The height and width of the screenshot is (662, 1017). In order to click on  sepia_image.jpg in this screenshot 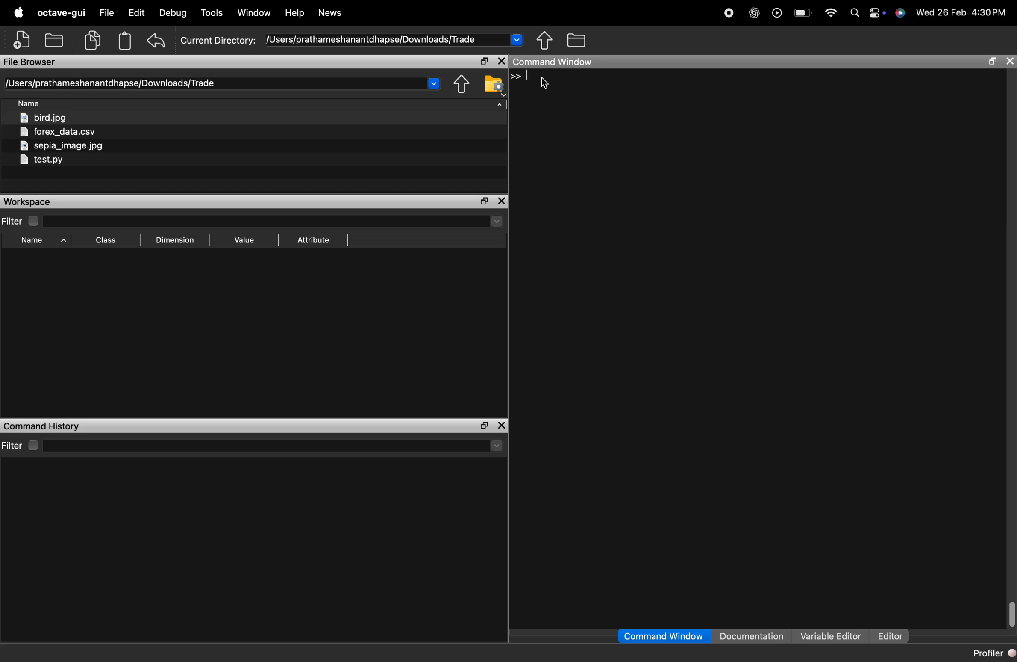, I will do `click(62, 146)`.